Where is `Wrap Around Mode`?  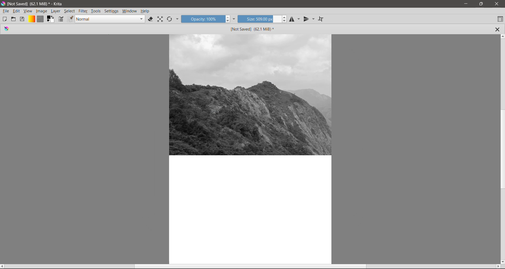
Wrap Around Mode is located at coordinates (321, 19).